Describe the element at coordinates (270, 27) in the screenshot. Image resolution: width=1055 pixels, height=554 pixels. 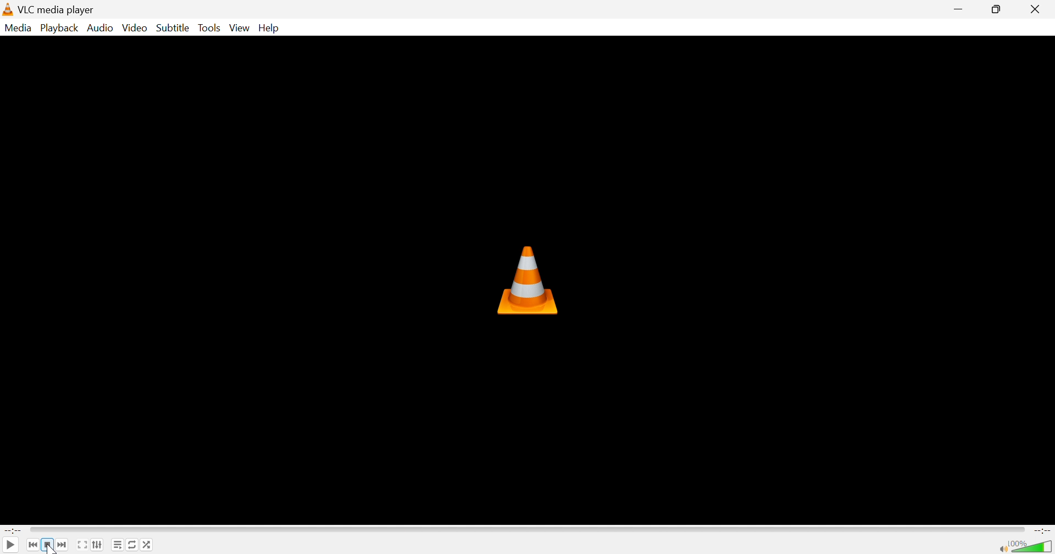
I see `Help` at that location.